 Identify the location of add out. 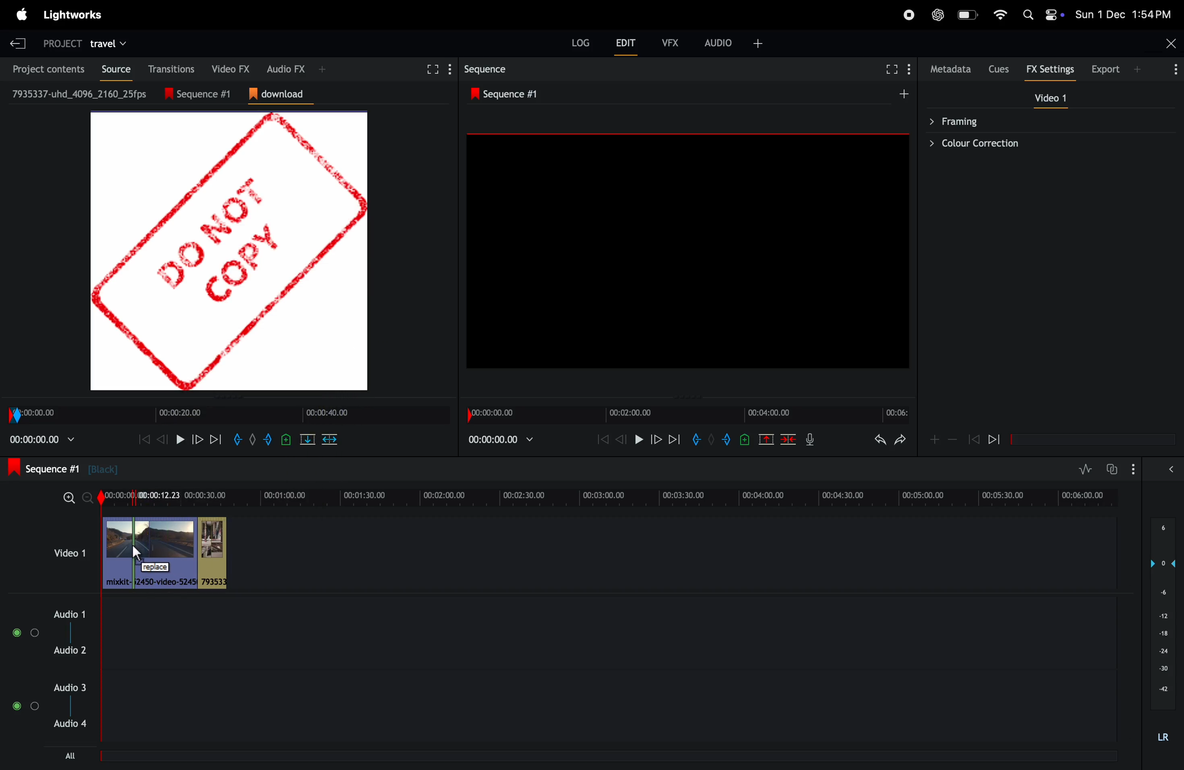
(728, 439).